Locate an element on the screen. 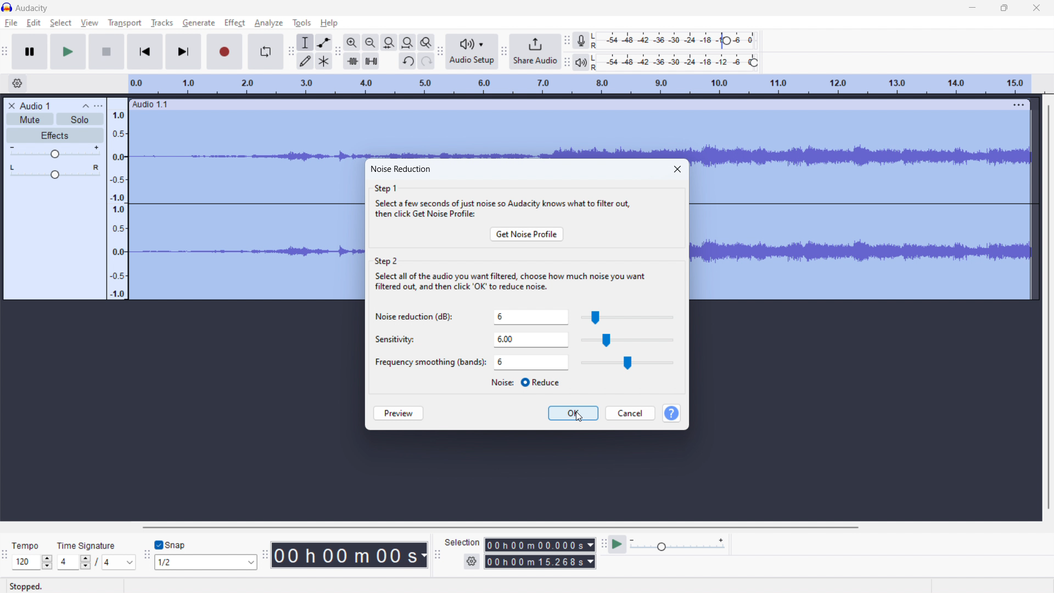  playback meter is located at coordinates (679, 545).